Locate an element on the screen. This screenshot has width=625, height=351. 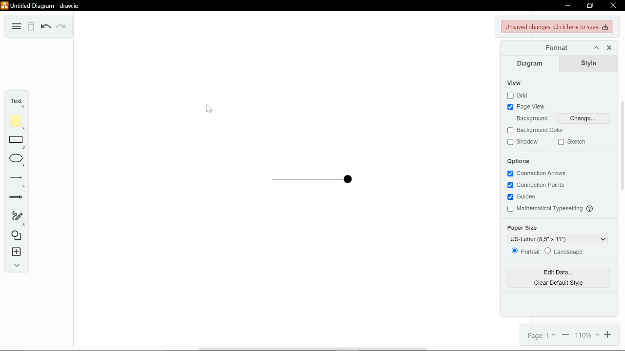
Page view is located at coordinates (528, 108).